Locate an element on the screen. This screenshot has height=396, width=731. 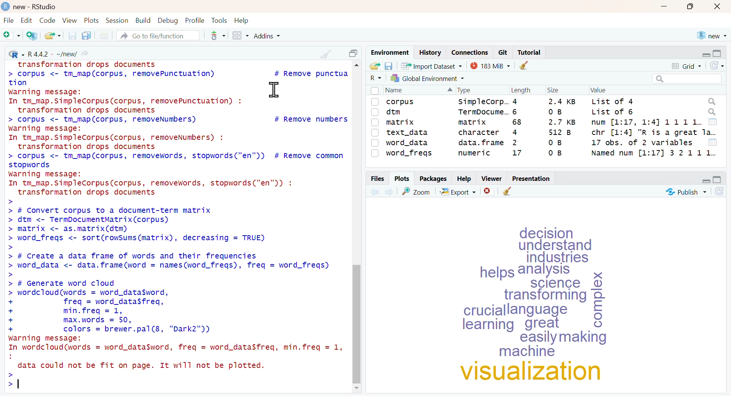
science is located at coordinates (558, 283).